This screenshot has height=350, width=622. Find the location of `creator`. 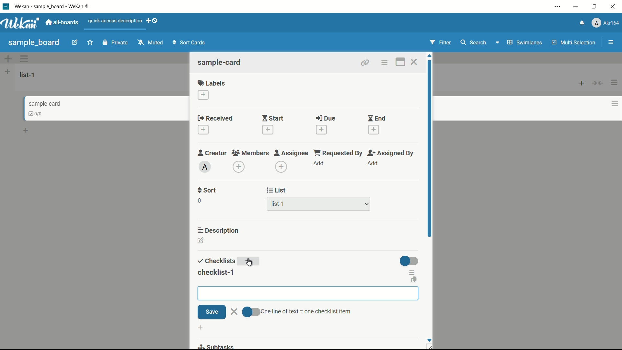

creator is located at coordinates (212, 153).